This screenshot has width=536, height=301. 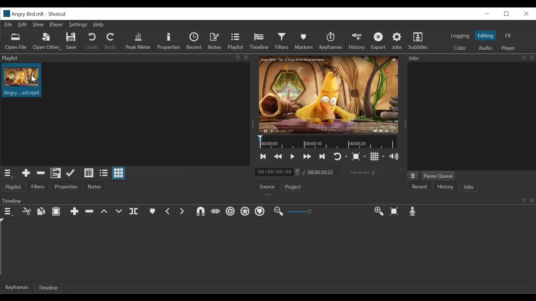 I want to click on Play quickly forward, so click(x=278, y=156).